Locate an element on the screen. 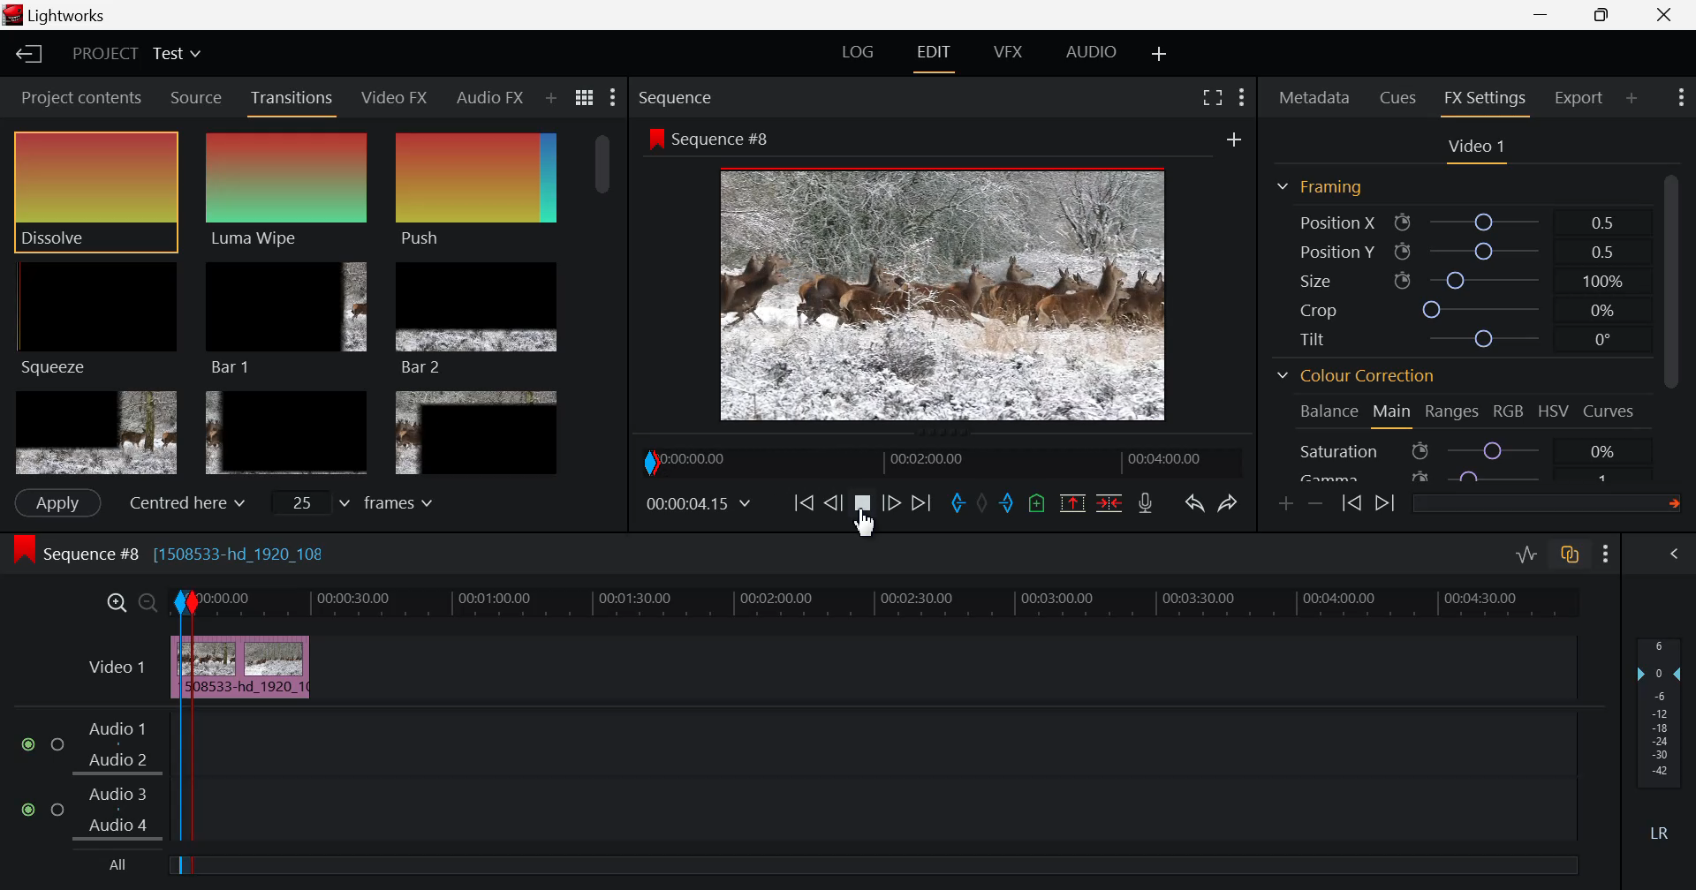  Redo is located at coordinates (1230, 499).